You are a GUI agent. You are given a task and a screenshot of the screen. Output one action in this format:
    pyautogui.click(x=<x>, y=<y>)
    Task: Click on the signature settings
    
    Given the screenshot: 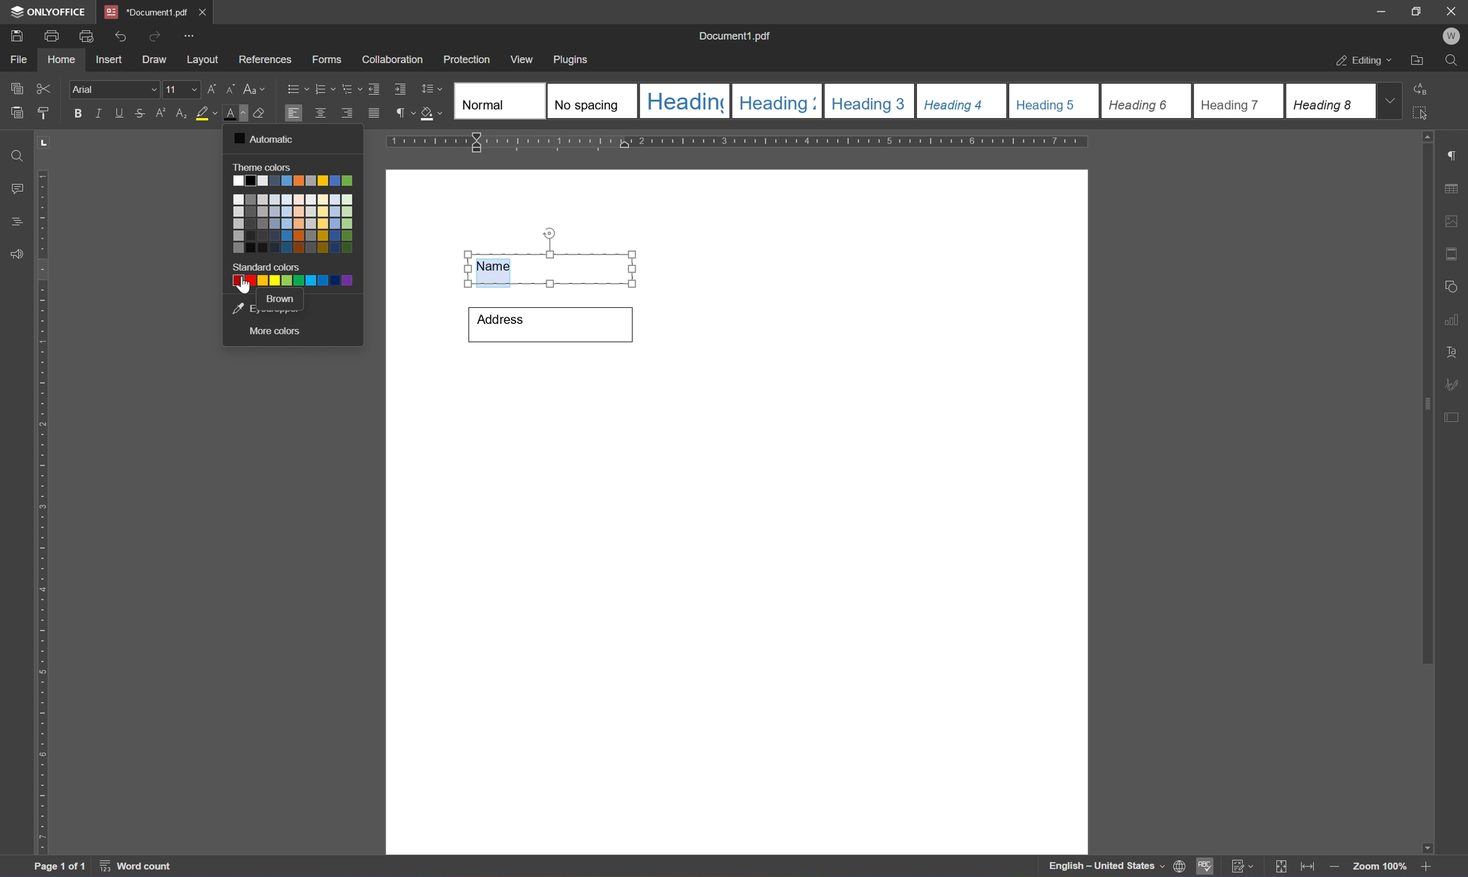 What is the action you would take?
    pyautogui.click(x=1455, y=384)
    